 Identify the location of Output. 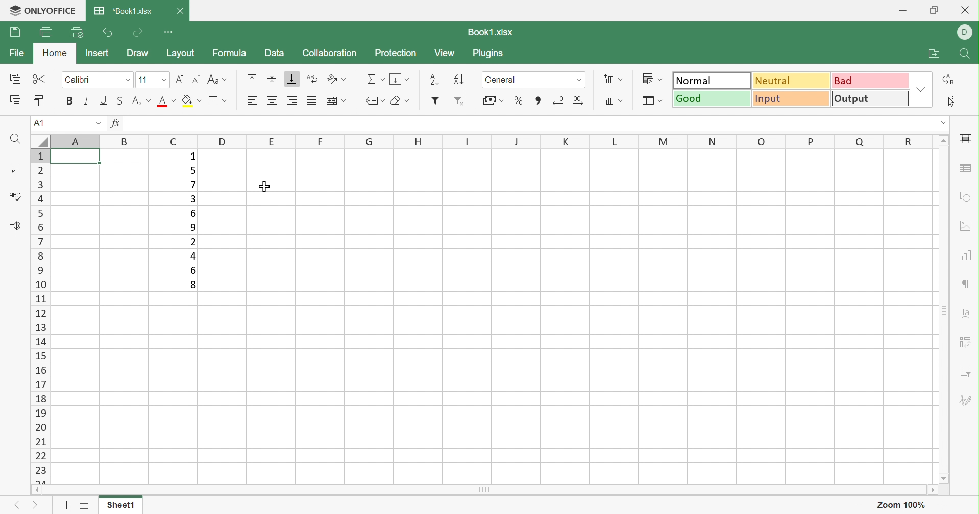
(871, 98).